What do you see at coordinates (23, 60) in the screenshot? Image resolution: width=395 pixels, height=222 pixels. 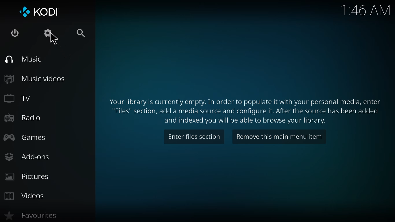 I see `music` at bounding box center [23, 60].